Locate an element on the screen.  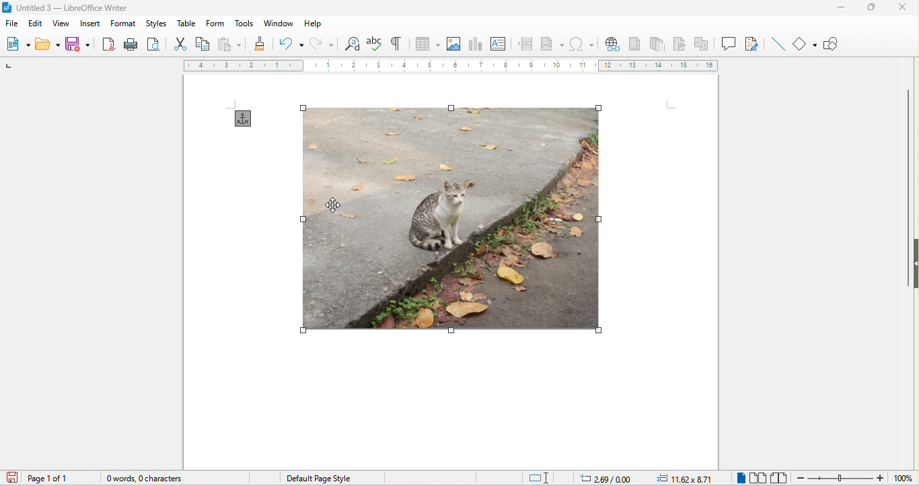
title is located at coordinates (69, 7).